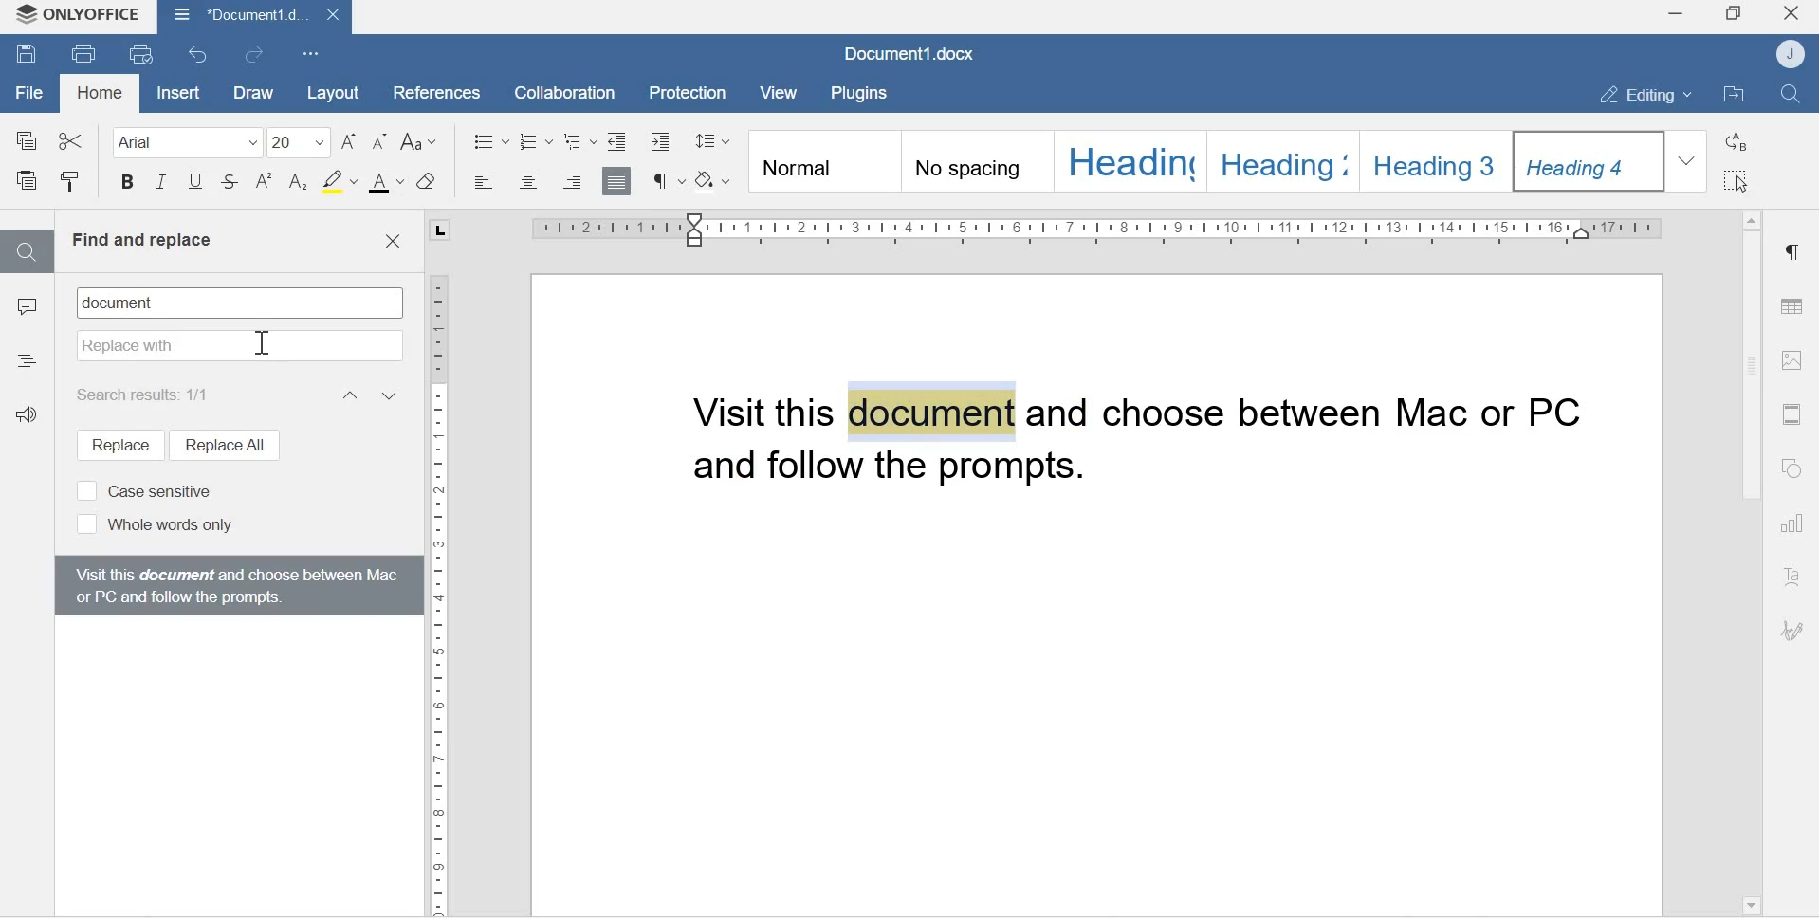  I want to click on Shading, so click(716, 178).